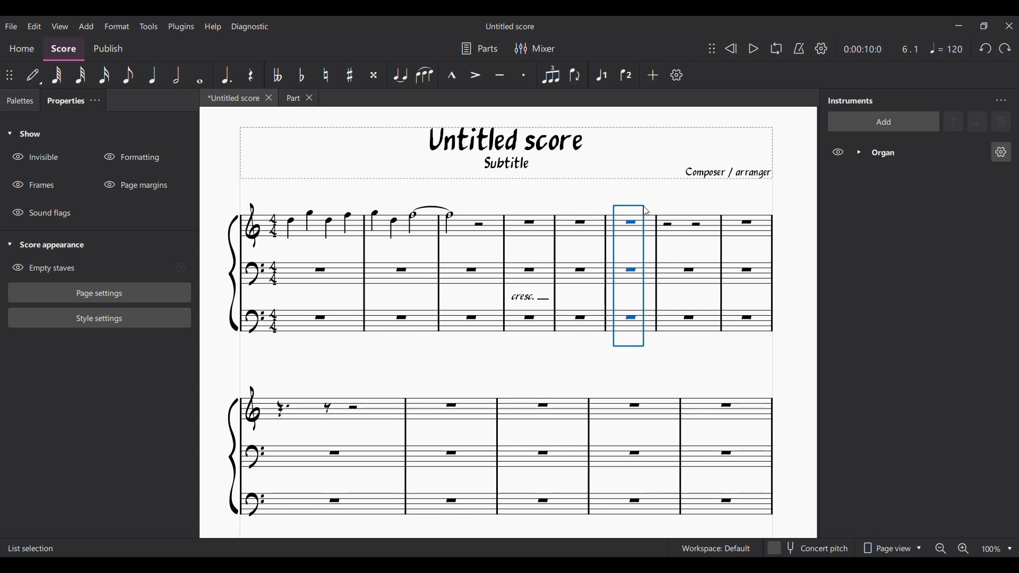 The width and height of the screenshot is (1019, 573). Describe the element at coordinates (251, 27) in the screenshot. I see `Diagnostic menu` at that location.